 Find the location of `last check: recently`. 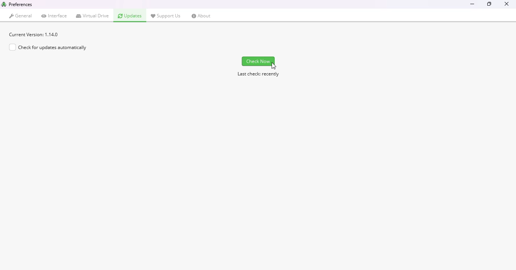

last check: recently is located at coordinates (258, 74).